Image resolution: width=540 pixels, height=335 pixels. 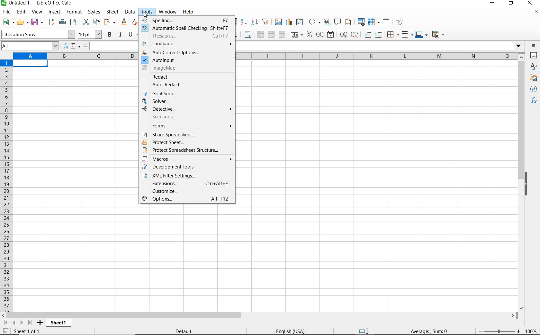 I want to click on print, so click(x=62, y=22).